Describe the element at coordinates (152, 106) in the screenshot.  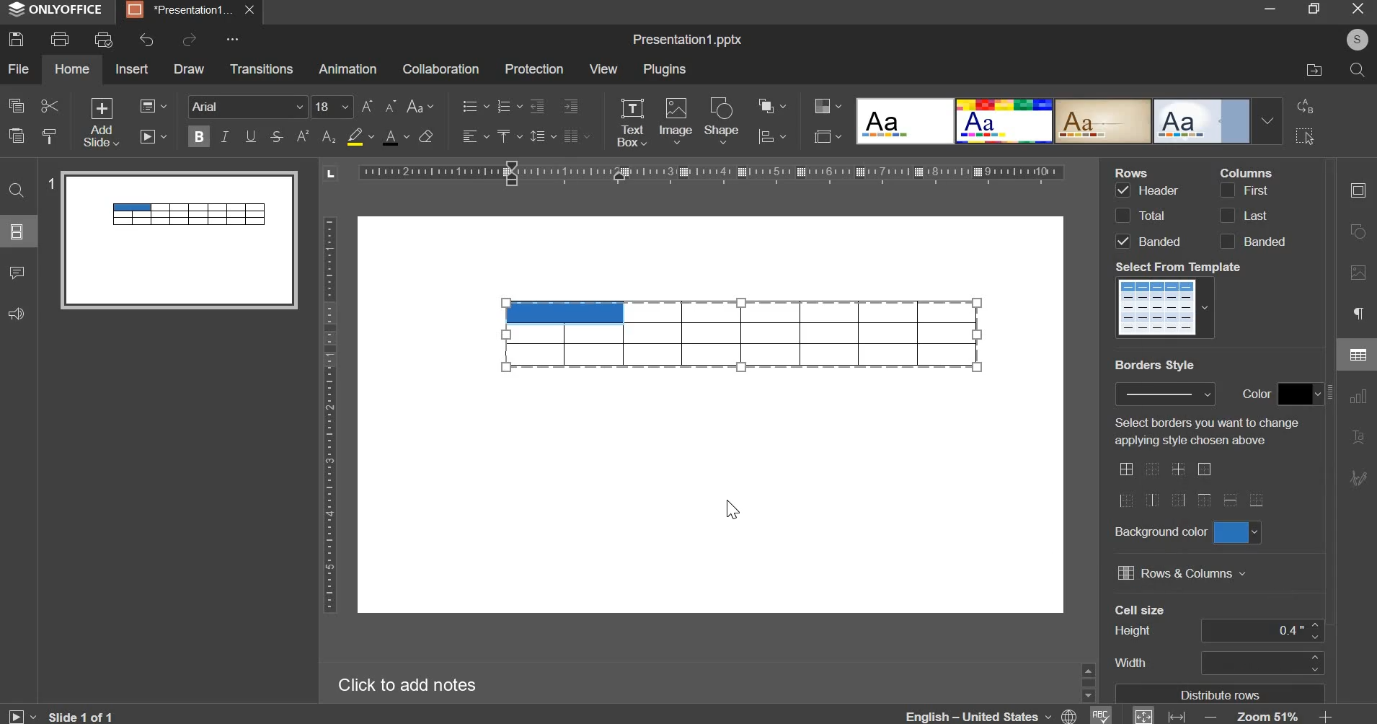
I see `change layout` at that location.